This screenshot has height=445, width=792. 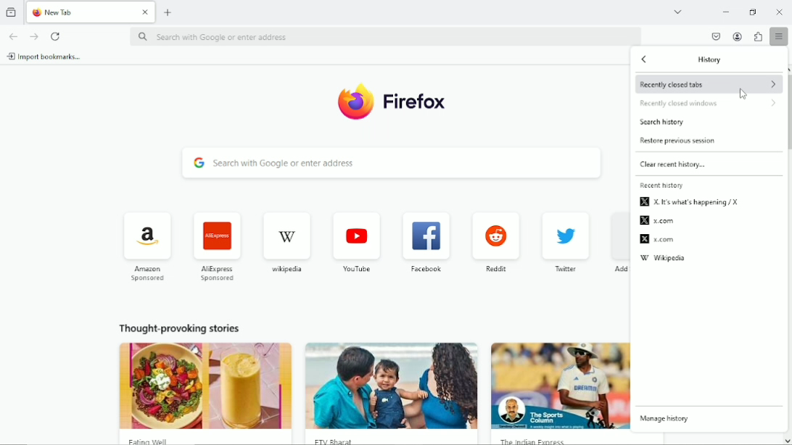 What do you see at coordinates (33, 36) in the screenshot?
I see `go forward` at bounding box center [33, 36].